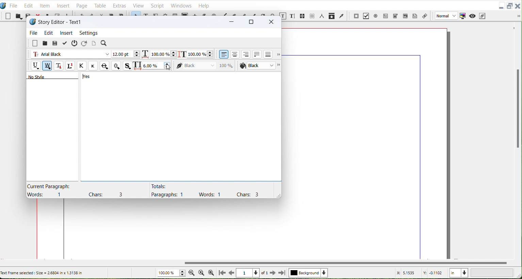 The width and height of the screenshot is (522, 279). Describe the element at coordinates (396, 15) in the screenshot. I see `PDF Combo box` at that location.